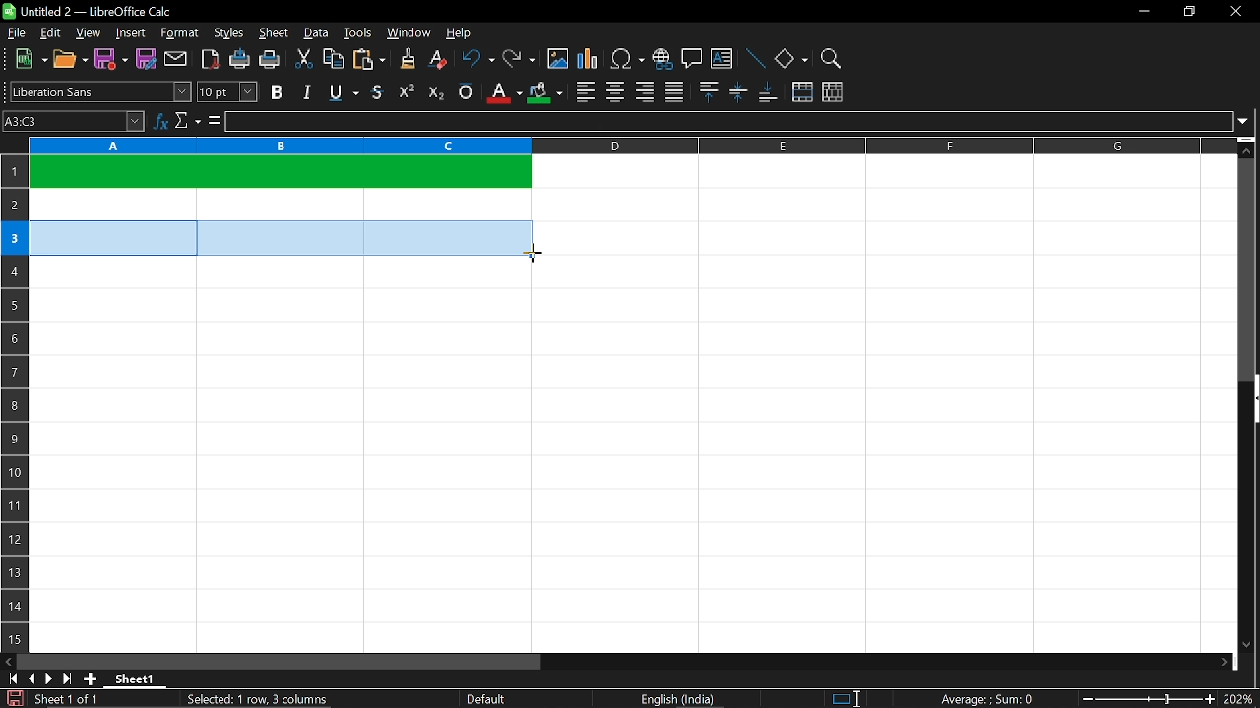  What do you see at coordinates (467, 31) in the screenshot?
I see `help` at bounding box center [467, 31].